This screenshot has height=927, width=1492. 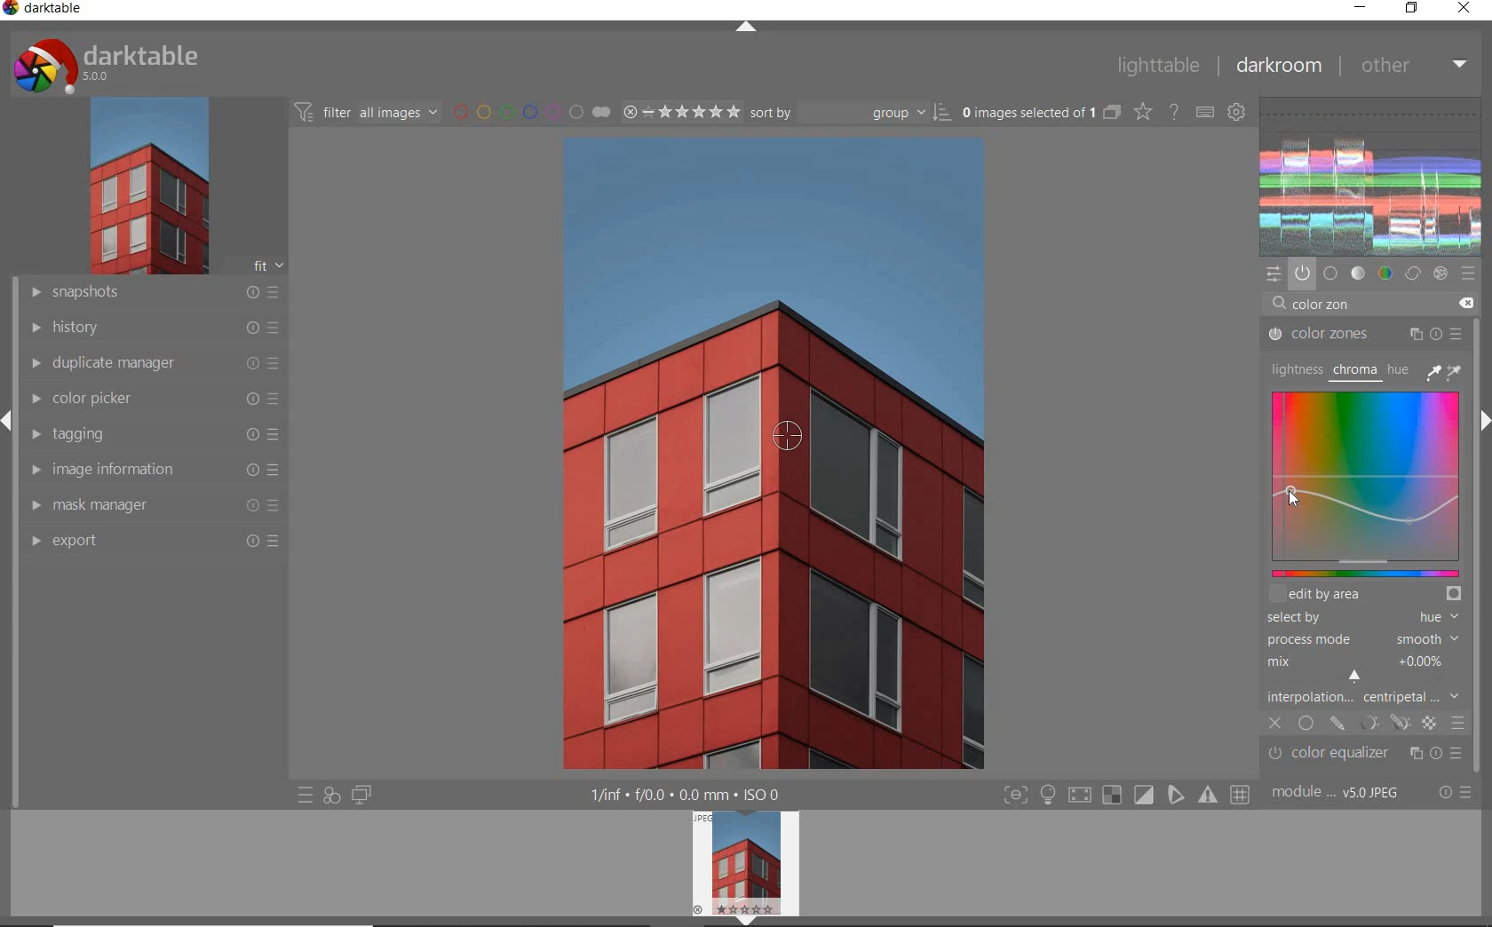 What do you see at coordinates (852, 114) in the screenshot?
I see `Sort` at bounding box center [852, 114].